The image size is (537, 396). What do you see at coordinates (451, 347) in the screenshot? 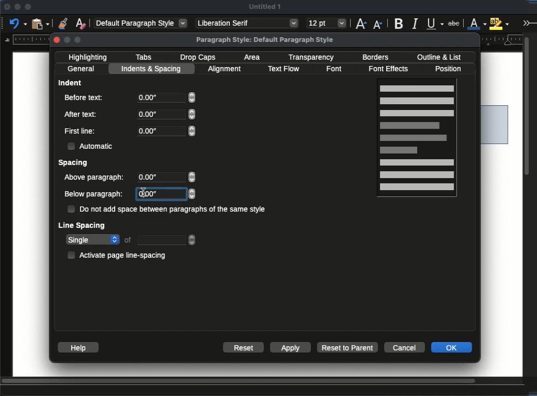
I see `ok` at bounding box center [451, 347].